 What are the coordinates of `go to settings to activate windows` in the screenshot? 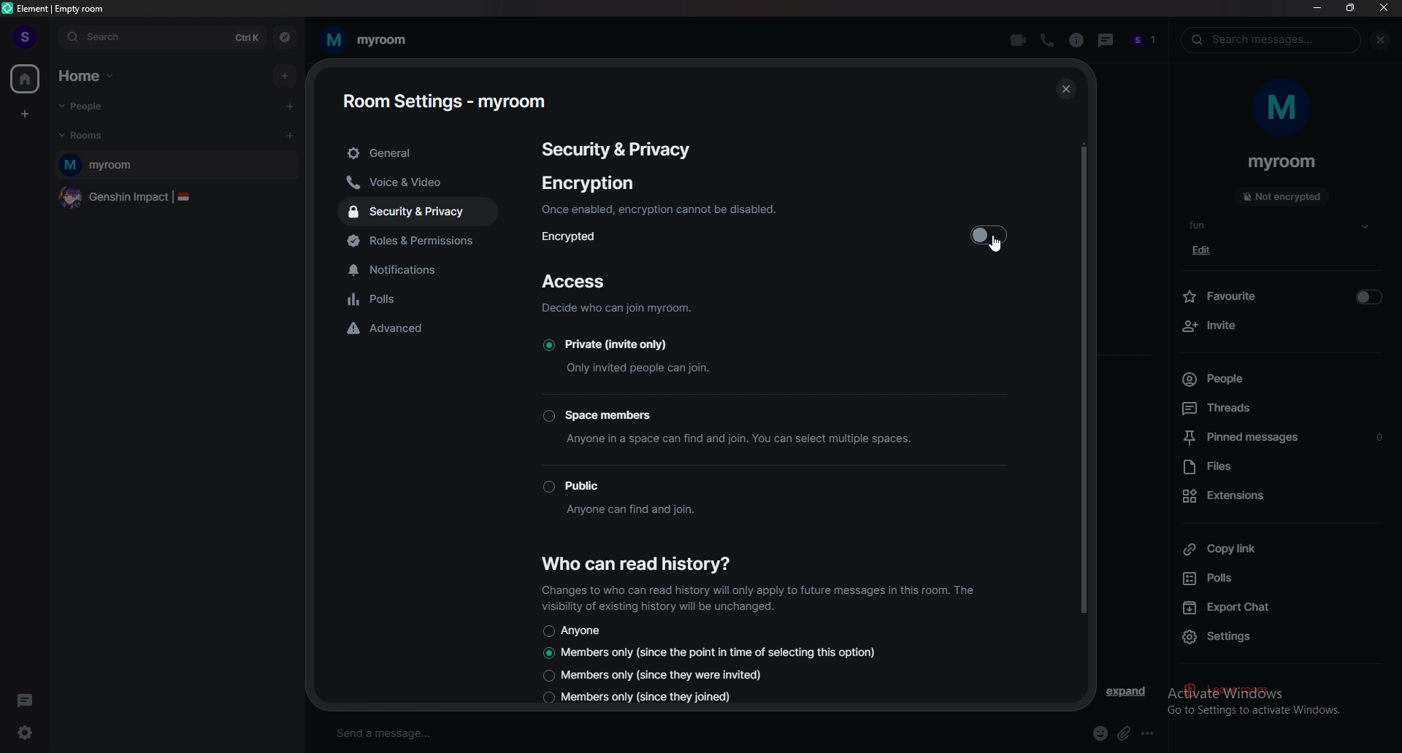 It's located at (1284, 713).